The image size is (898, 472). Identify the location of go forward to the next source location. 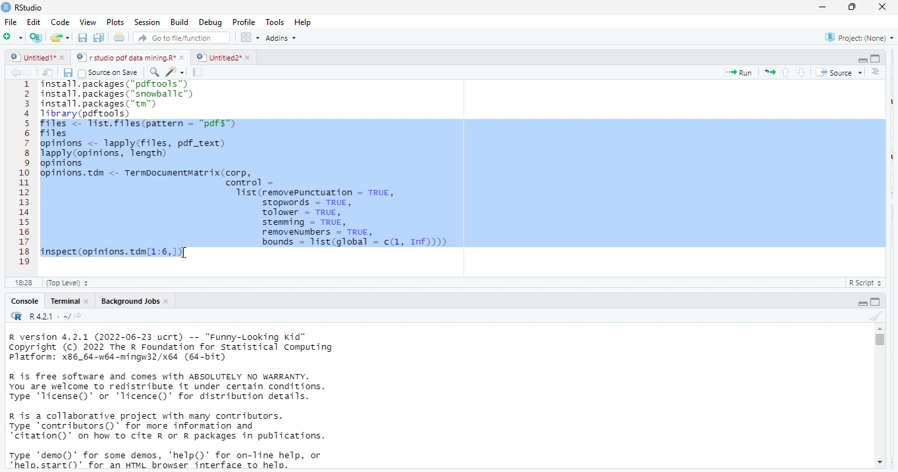
(31, 72).